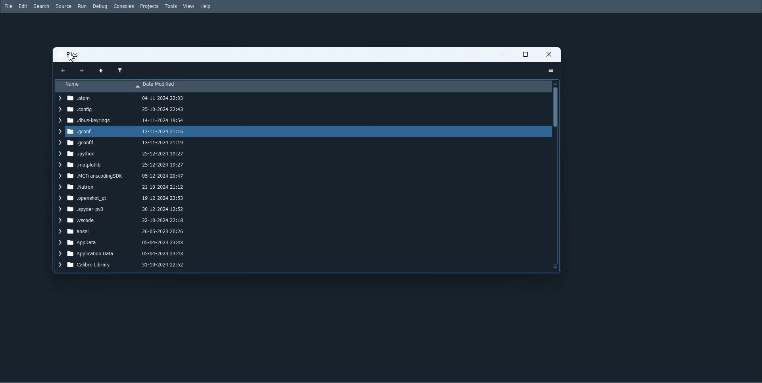  Describe the element at coordinates (122, 165) in the screenshot. I see `matplotiib 25-12-2024 19:27` at that location.